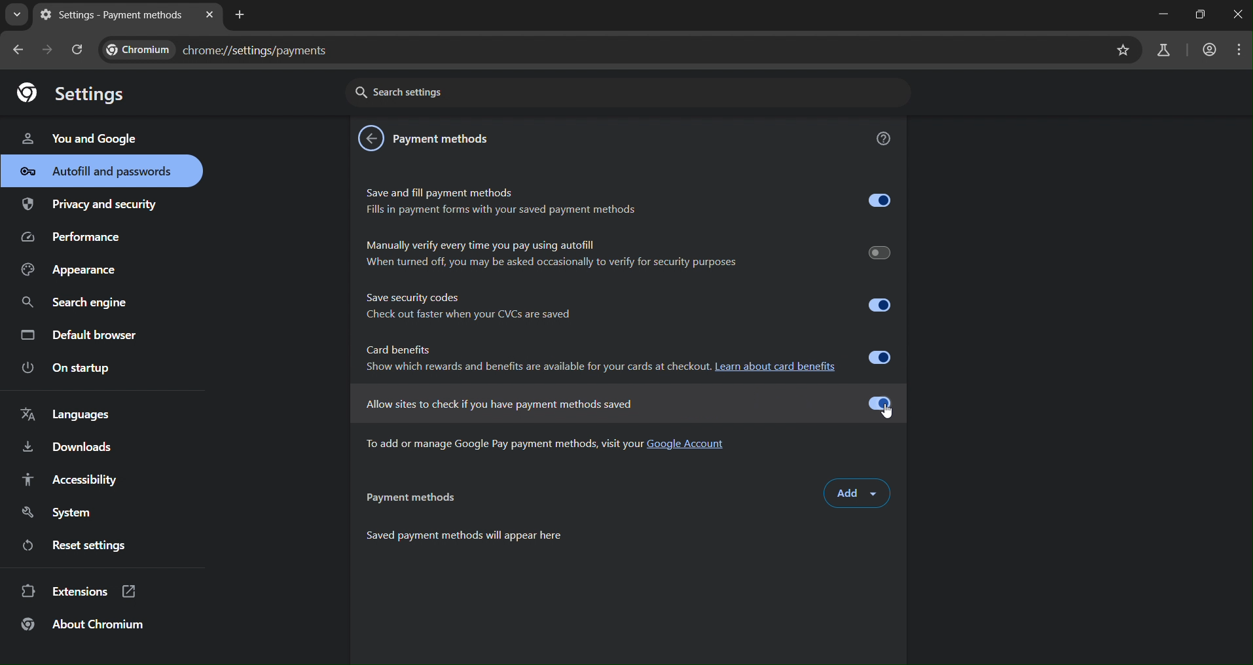 The width and height of the screenshot is (1253, 665). What do you see at coordinates (70, 479) in the screenshot?
I see `accessibility` at bounding box center [70, 479].